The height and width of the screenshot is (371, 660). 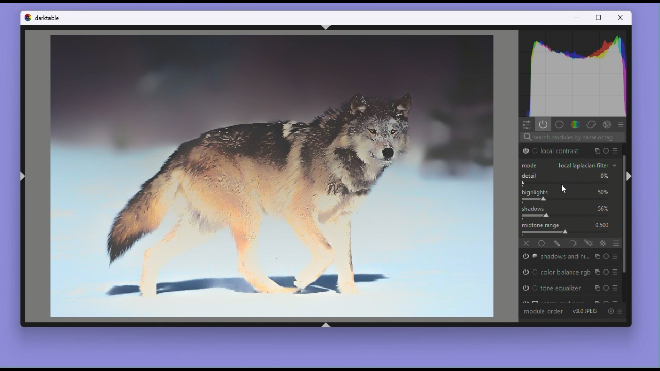 What do you see at coordinates (49, 18) in the screenshot?
I see `darktable` at bounding box center [49, 18].